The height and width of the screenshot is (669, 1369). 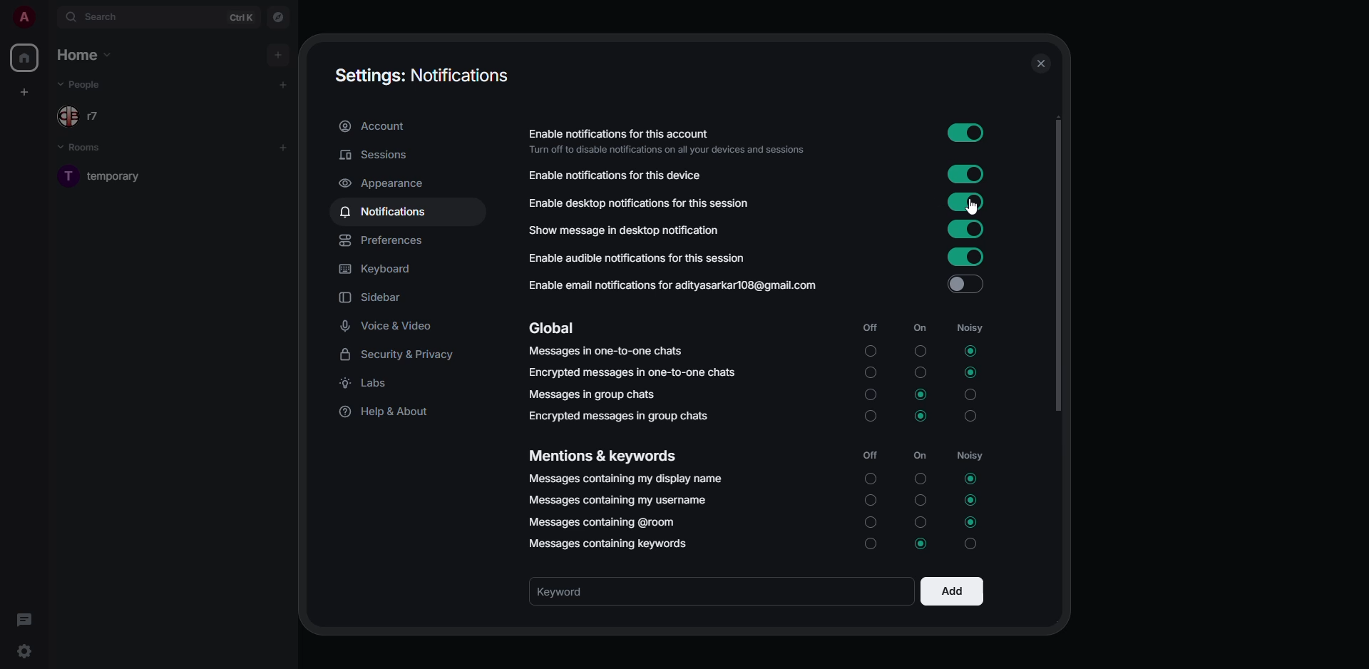 I want to click on messages containing name, so click(x=623, y=477).